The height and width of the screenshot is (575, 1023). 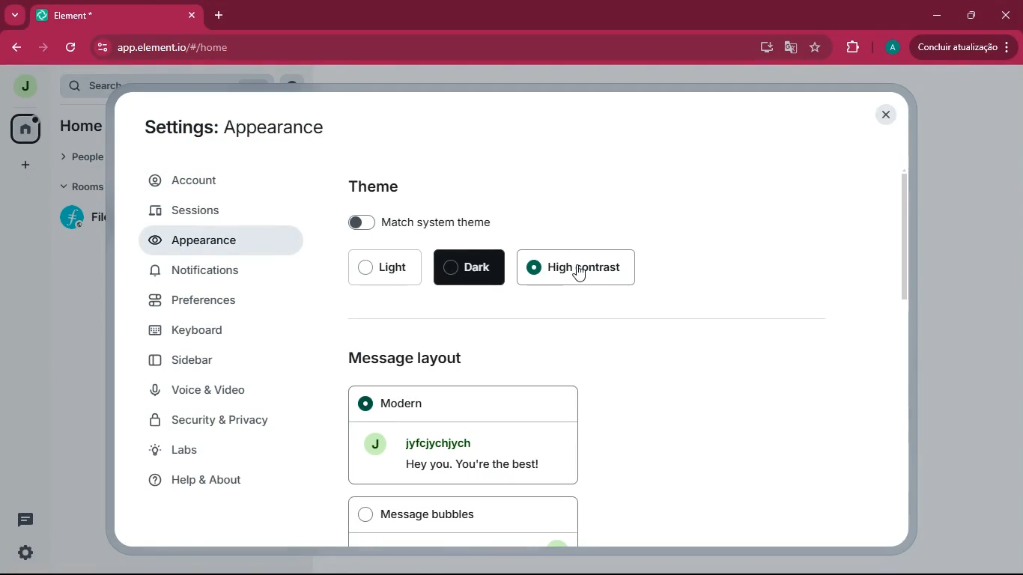 I want to click on desktop, so click(x=764, y=48).